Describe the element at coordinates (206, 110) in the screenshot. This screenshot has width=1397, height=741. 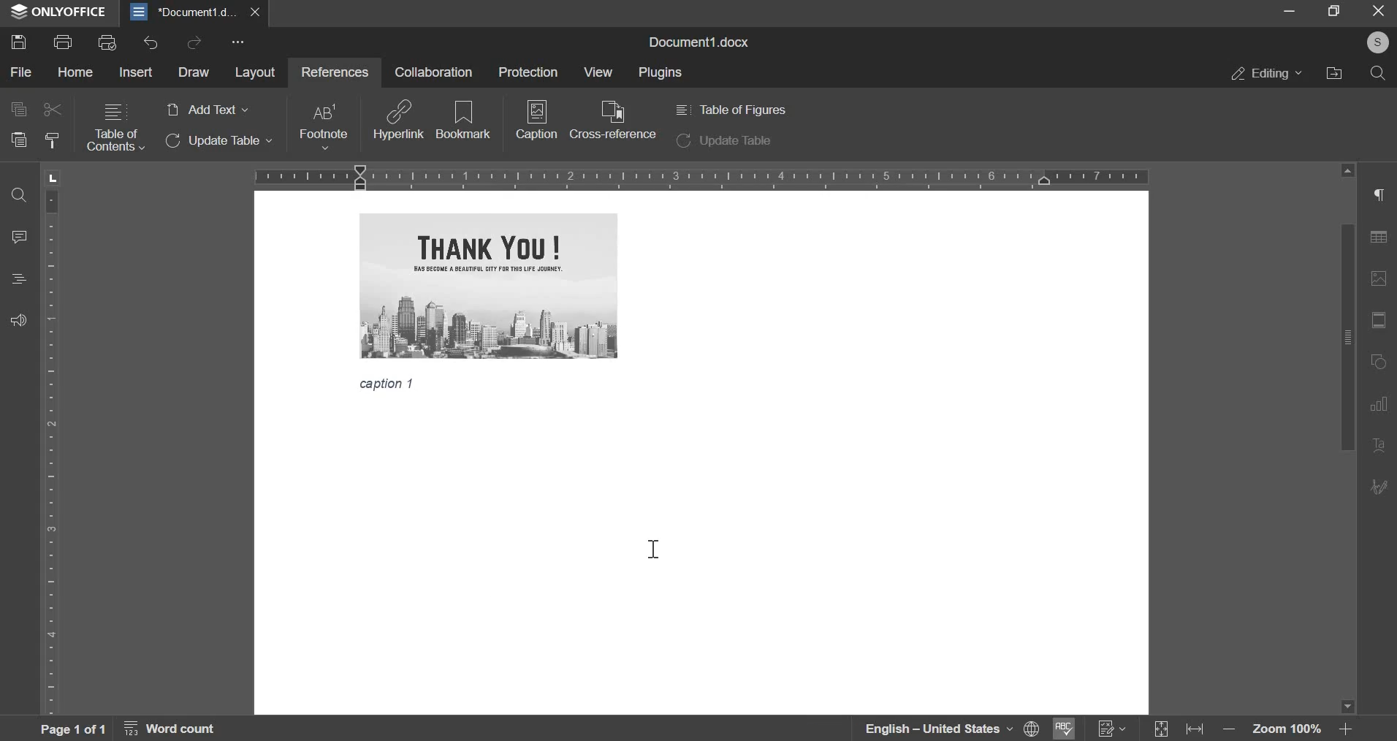
I see `add text` at that location.